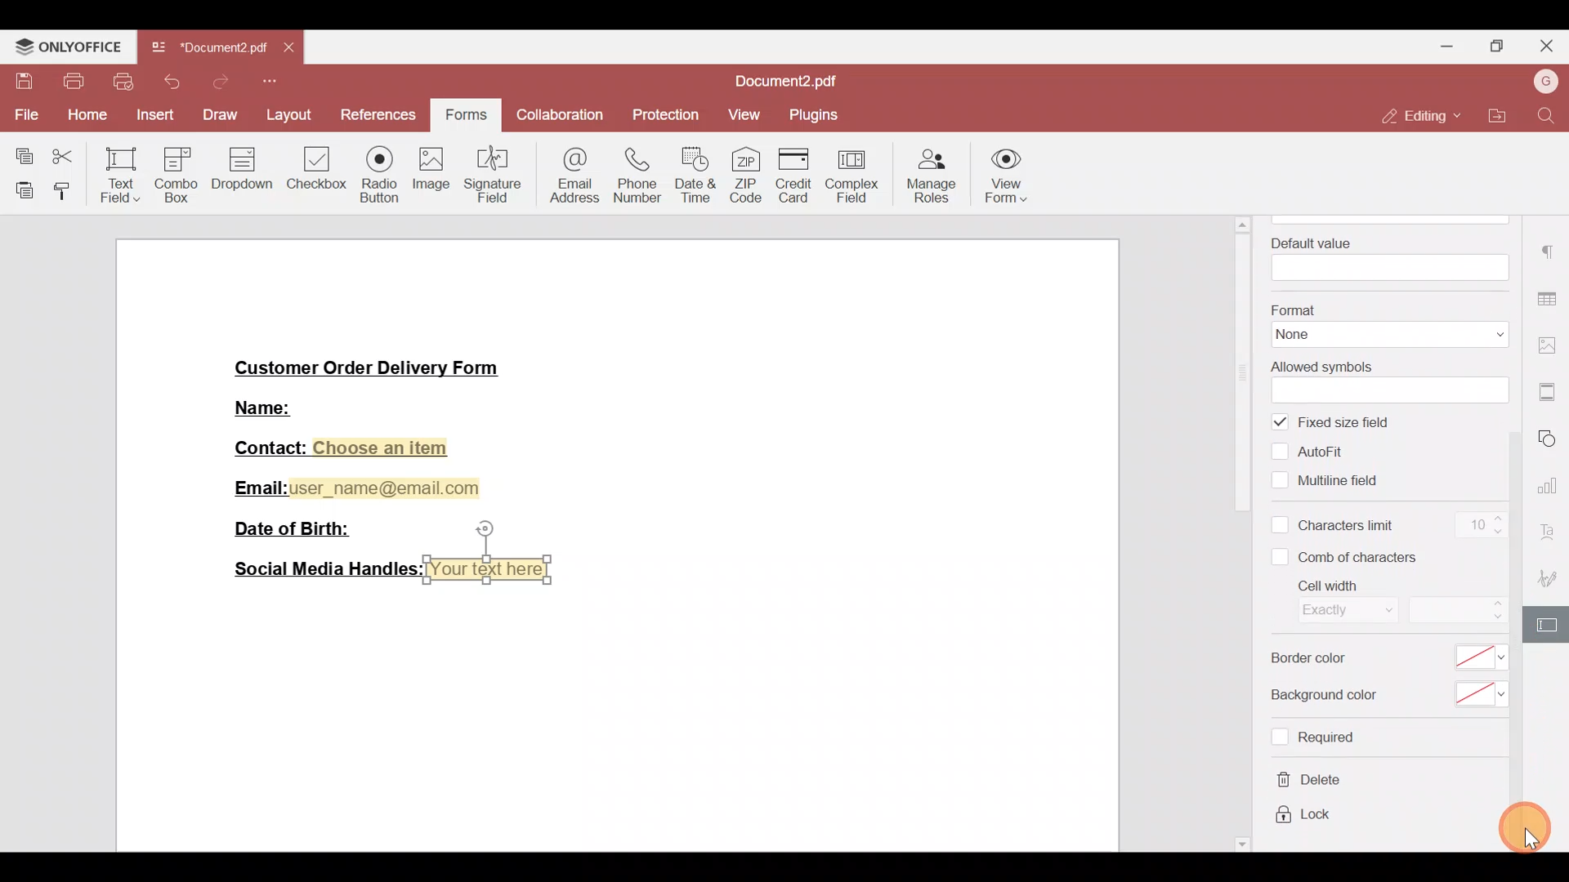  Describe the element at coordinates (1549, 386) in the screenshot. I see `More settings` at that location.